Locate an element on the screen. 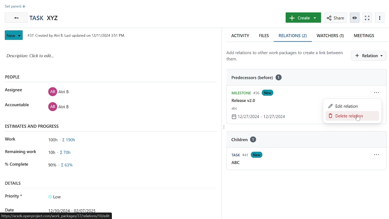  #37: Created by Atri B last updated on 12/11/2024 3:51 Pm is located at coordinates (76, 35).